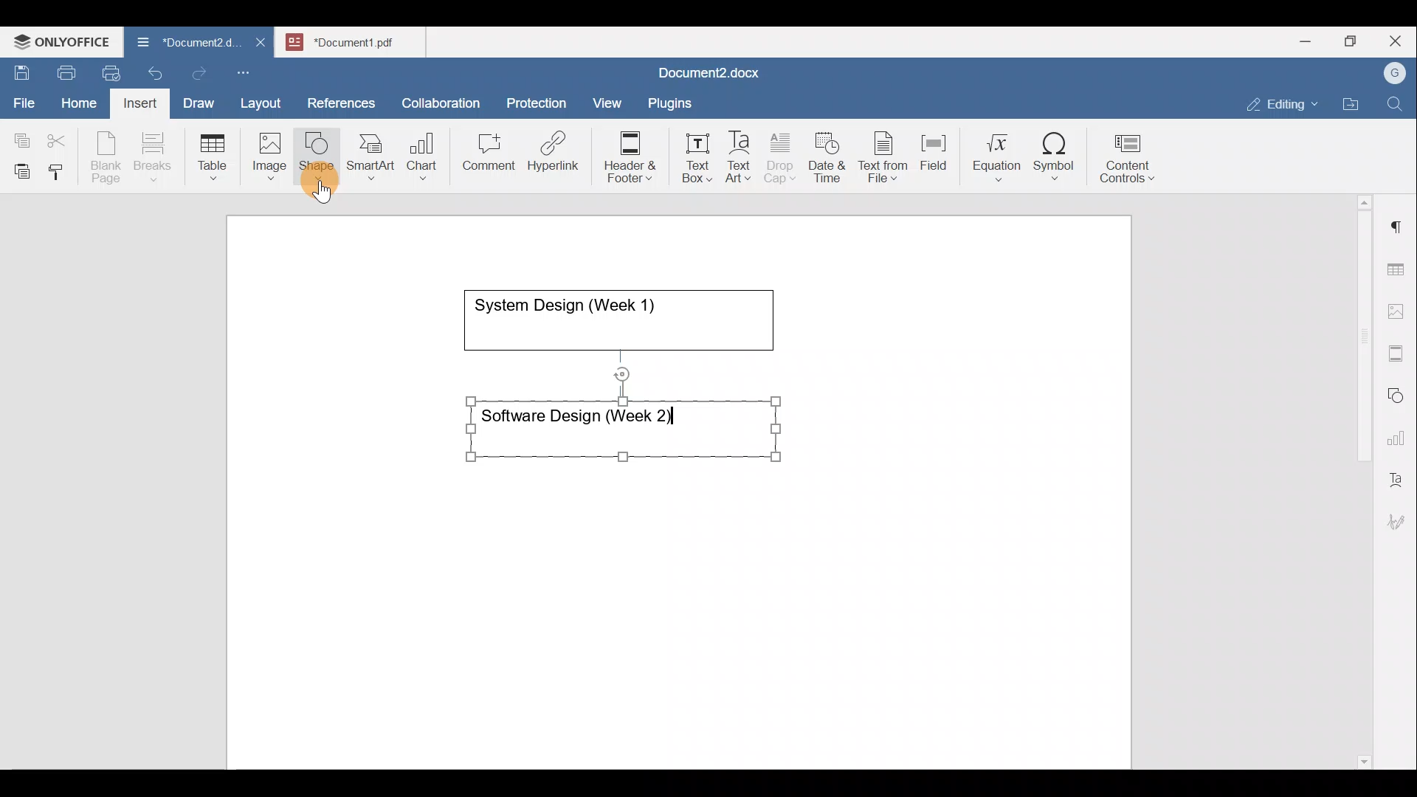 The width and height of the screenshot is (1417, 797). Describe the element at coordinates (63, 70) in the screenshot. I see `Print file` at that location.